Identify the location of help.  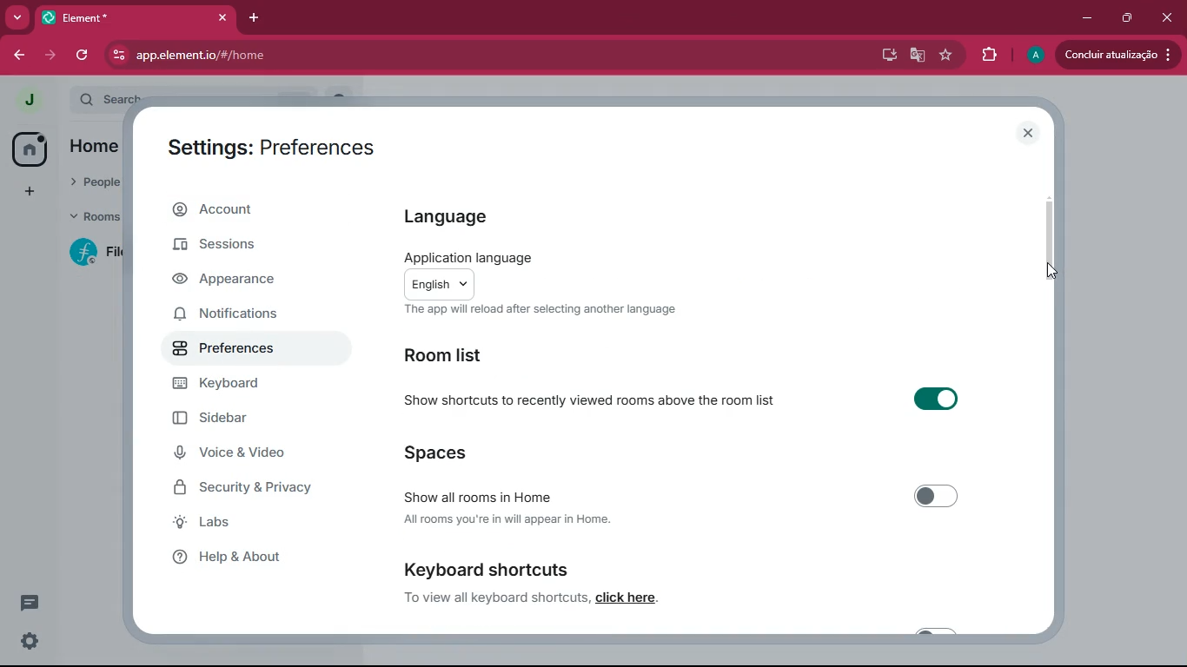
(246, 560).